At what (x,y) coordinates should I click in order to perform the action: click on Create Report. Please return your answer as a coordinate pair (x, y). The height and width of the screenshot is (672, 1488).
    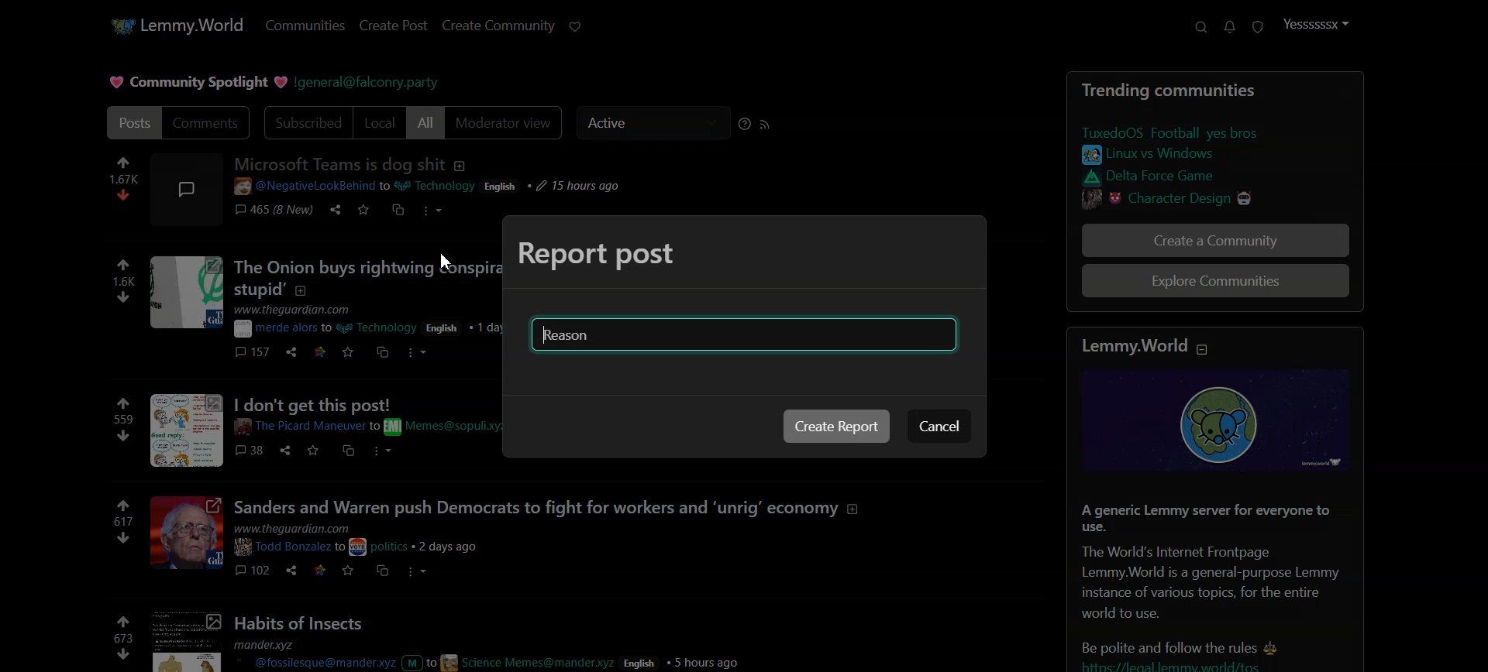
    Looking at the image, I should click on (836, 426).